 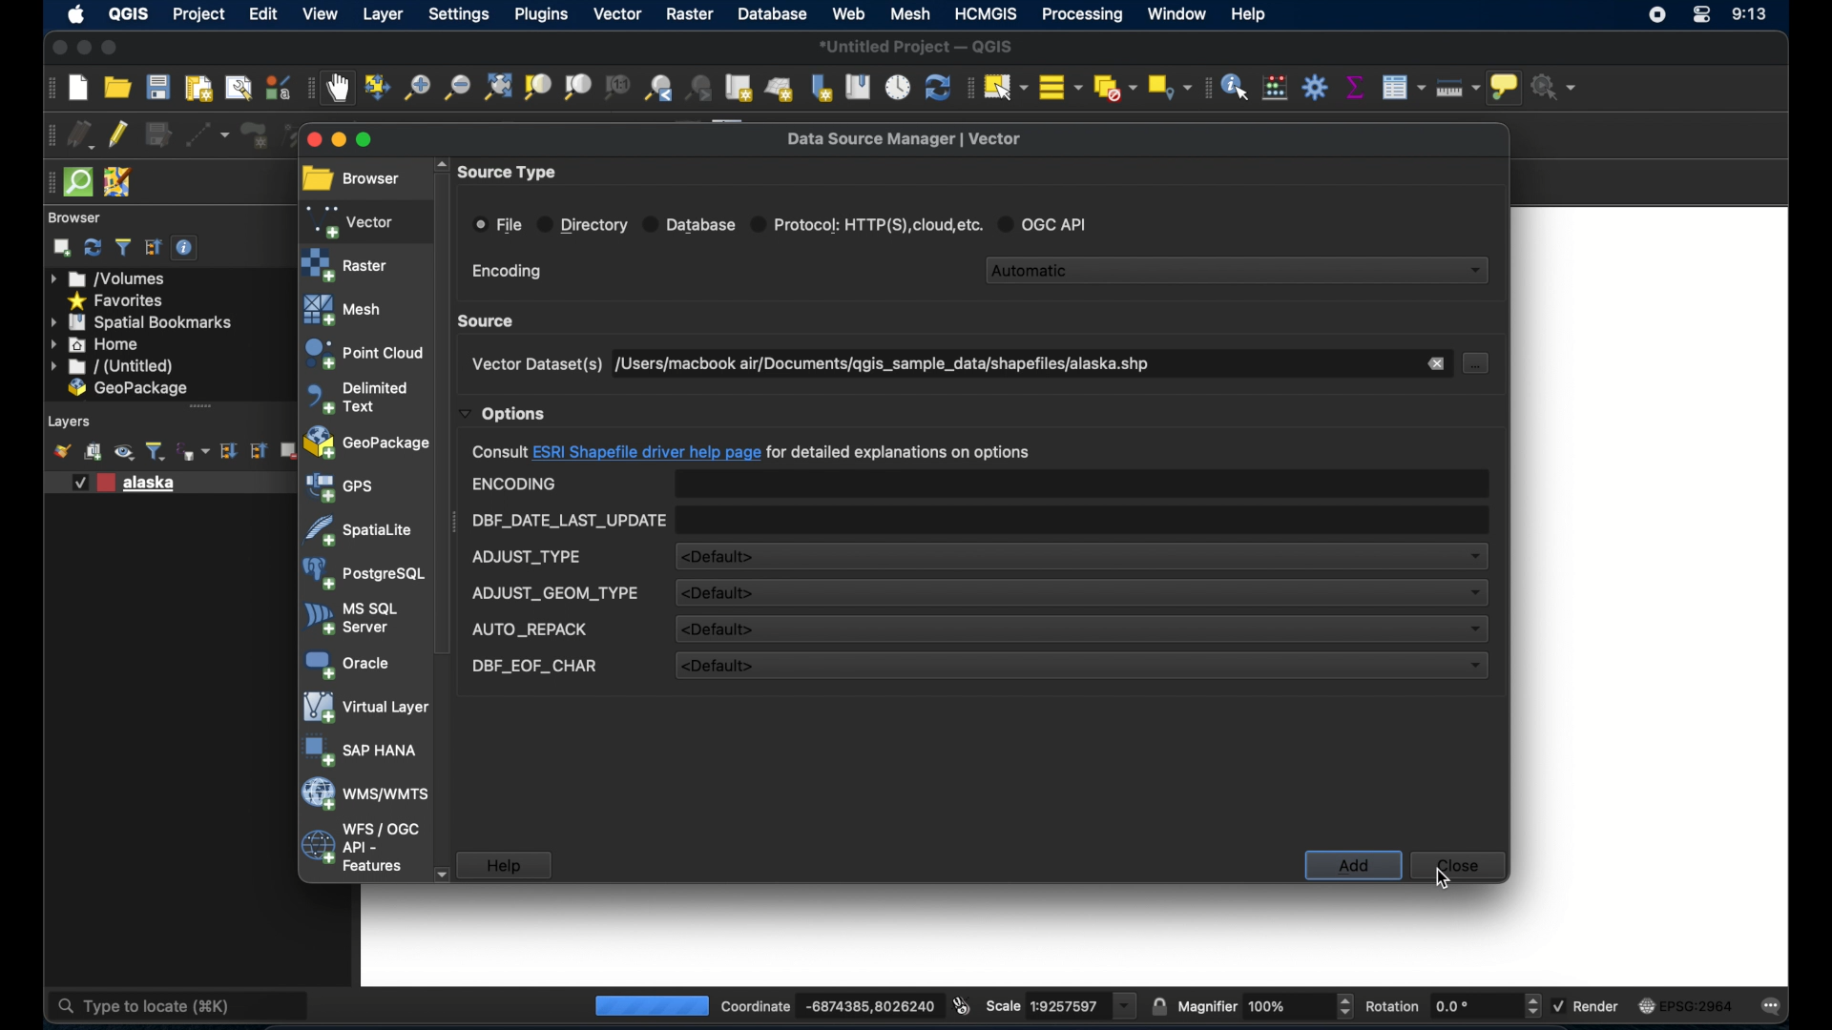 What do you see at coordinates (340, 90) in the screenshot?
I see `pan map` at bounding box center [340, 90].